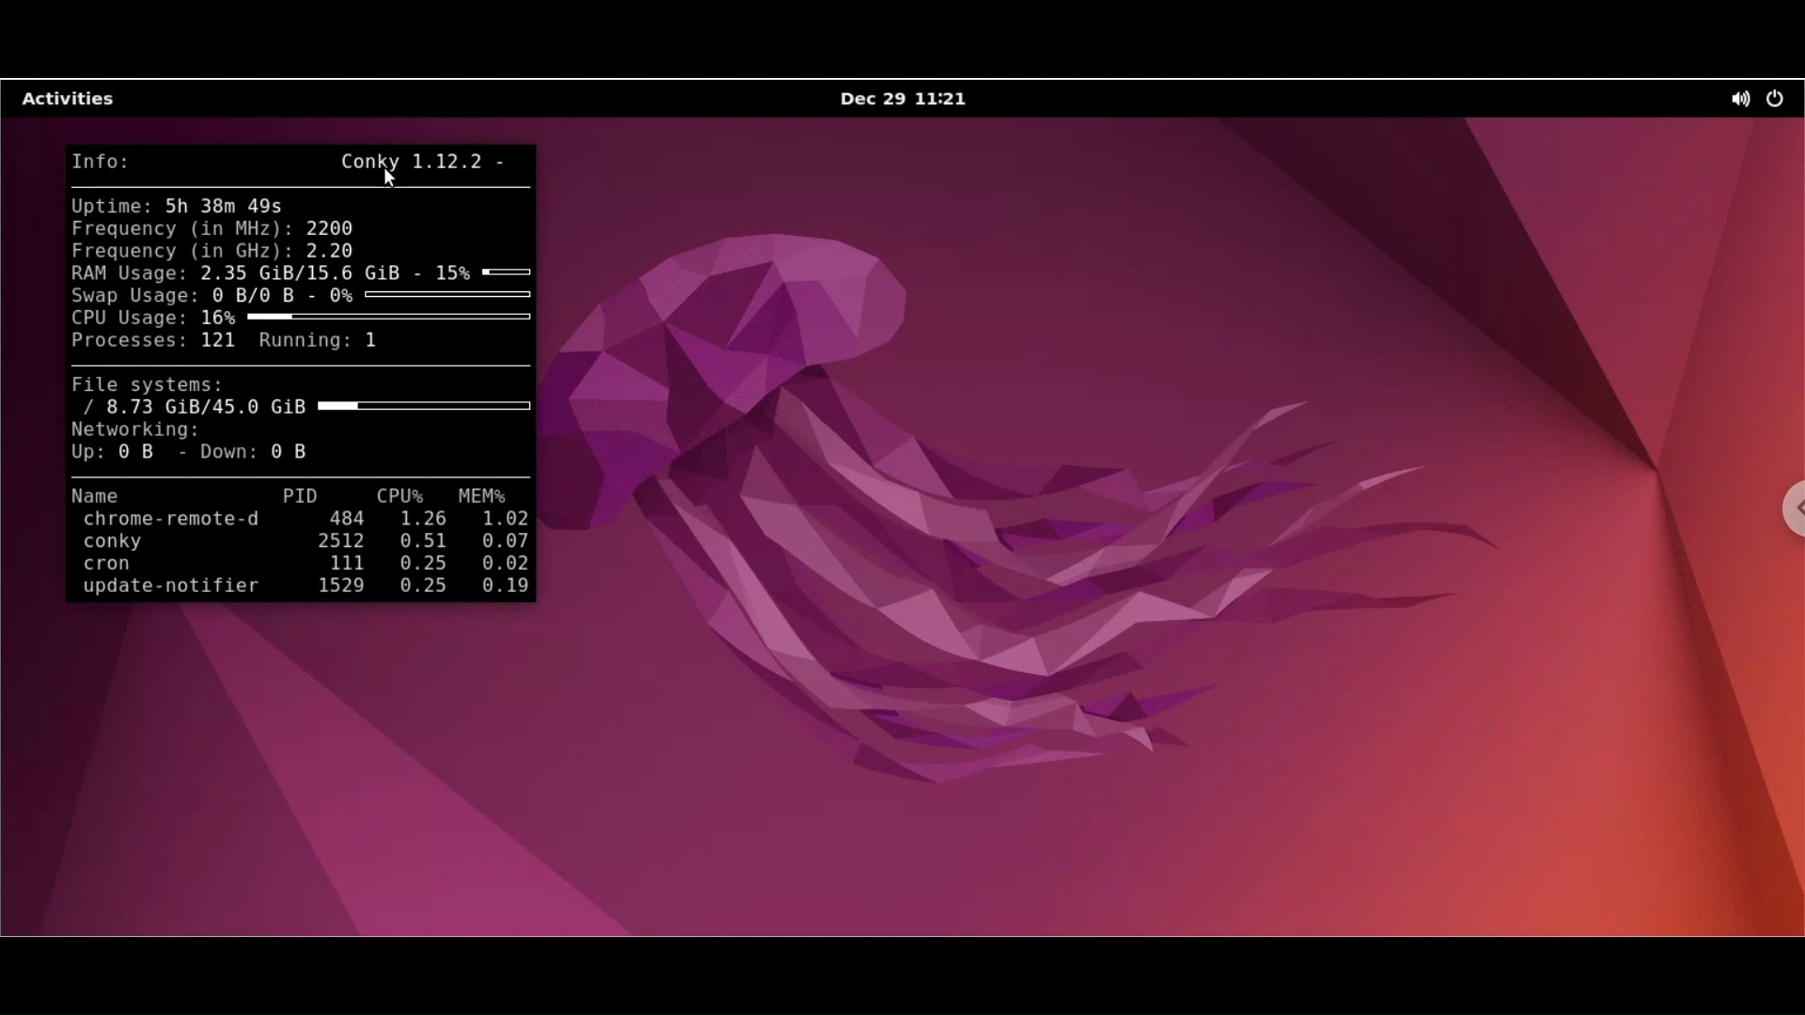  I want to click on 1.02, so click(503, 521).